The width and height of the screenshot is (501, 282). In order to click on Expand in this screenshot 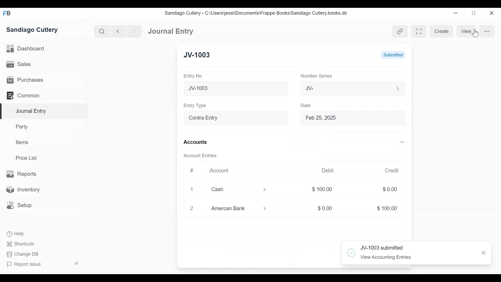, I will do `click(397, 88)`.